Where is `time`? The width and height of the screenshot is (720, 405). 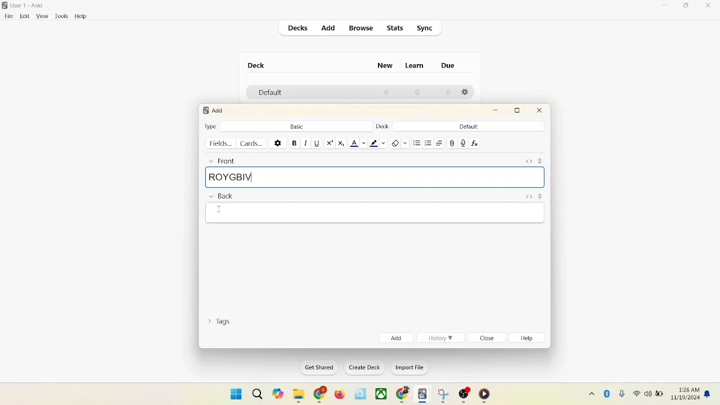 time is located at coordinates (687, 388).